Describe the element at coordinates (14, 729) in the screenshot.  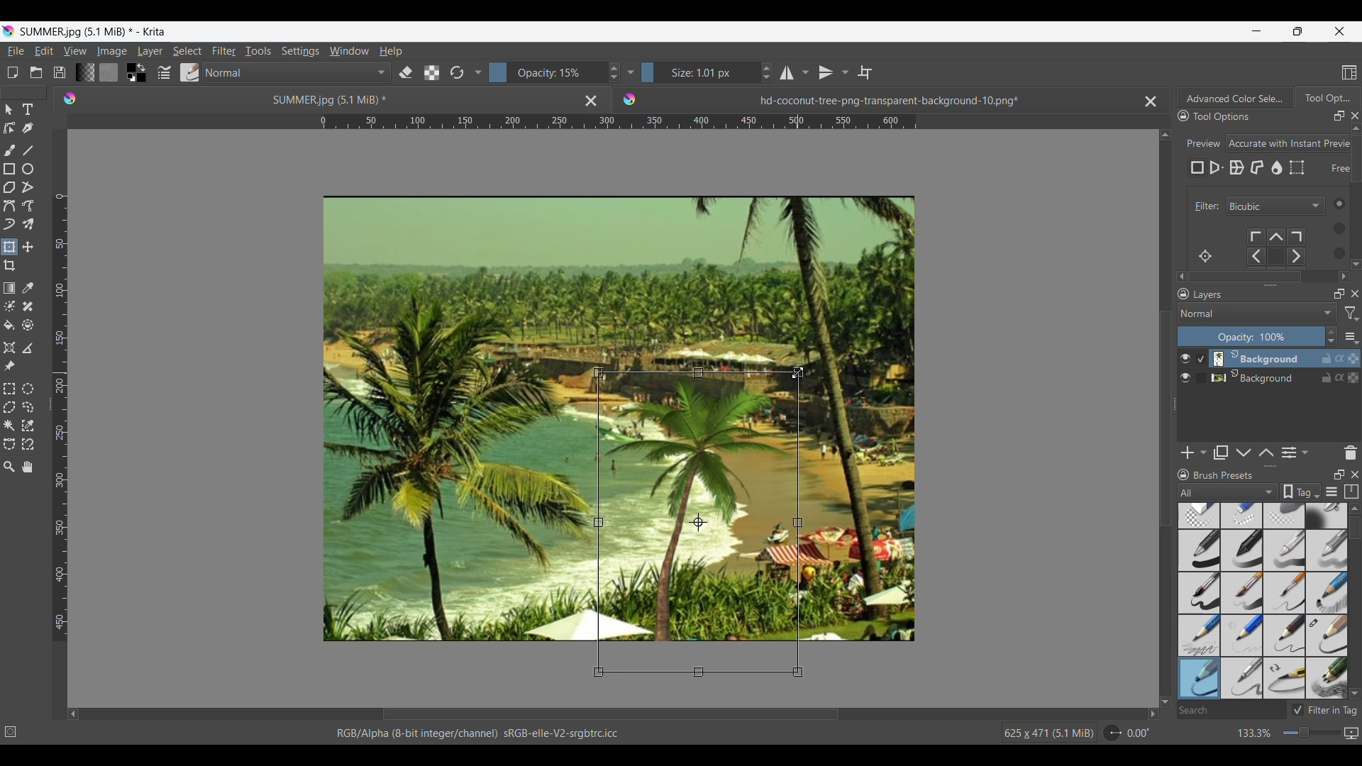
I see `No current selection` at that location.